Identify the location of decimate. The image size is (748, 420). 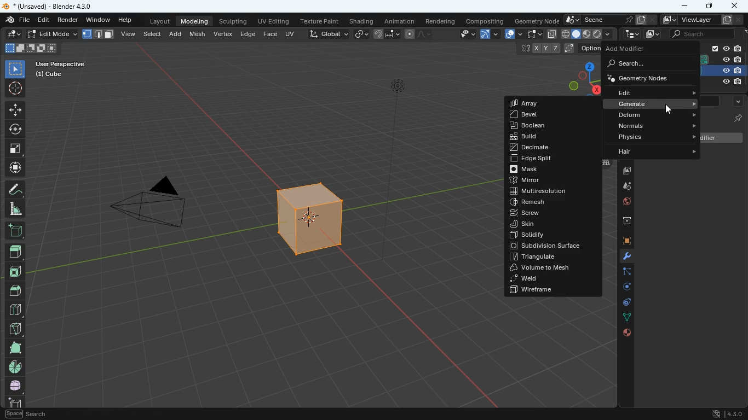
(539, 149).